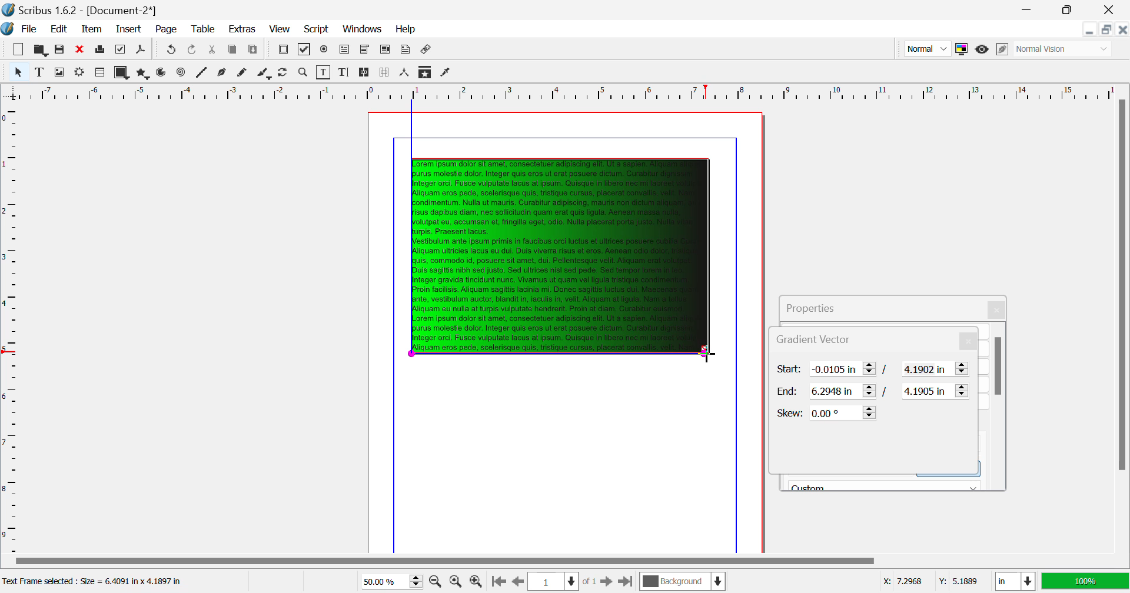 This screenshot has height=593, width=1130. What do you see at coordinates (79, 74) in the screenshot?
I see `Render Frame` at bounding box center [79, 74].